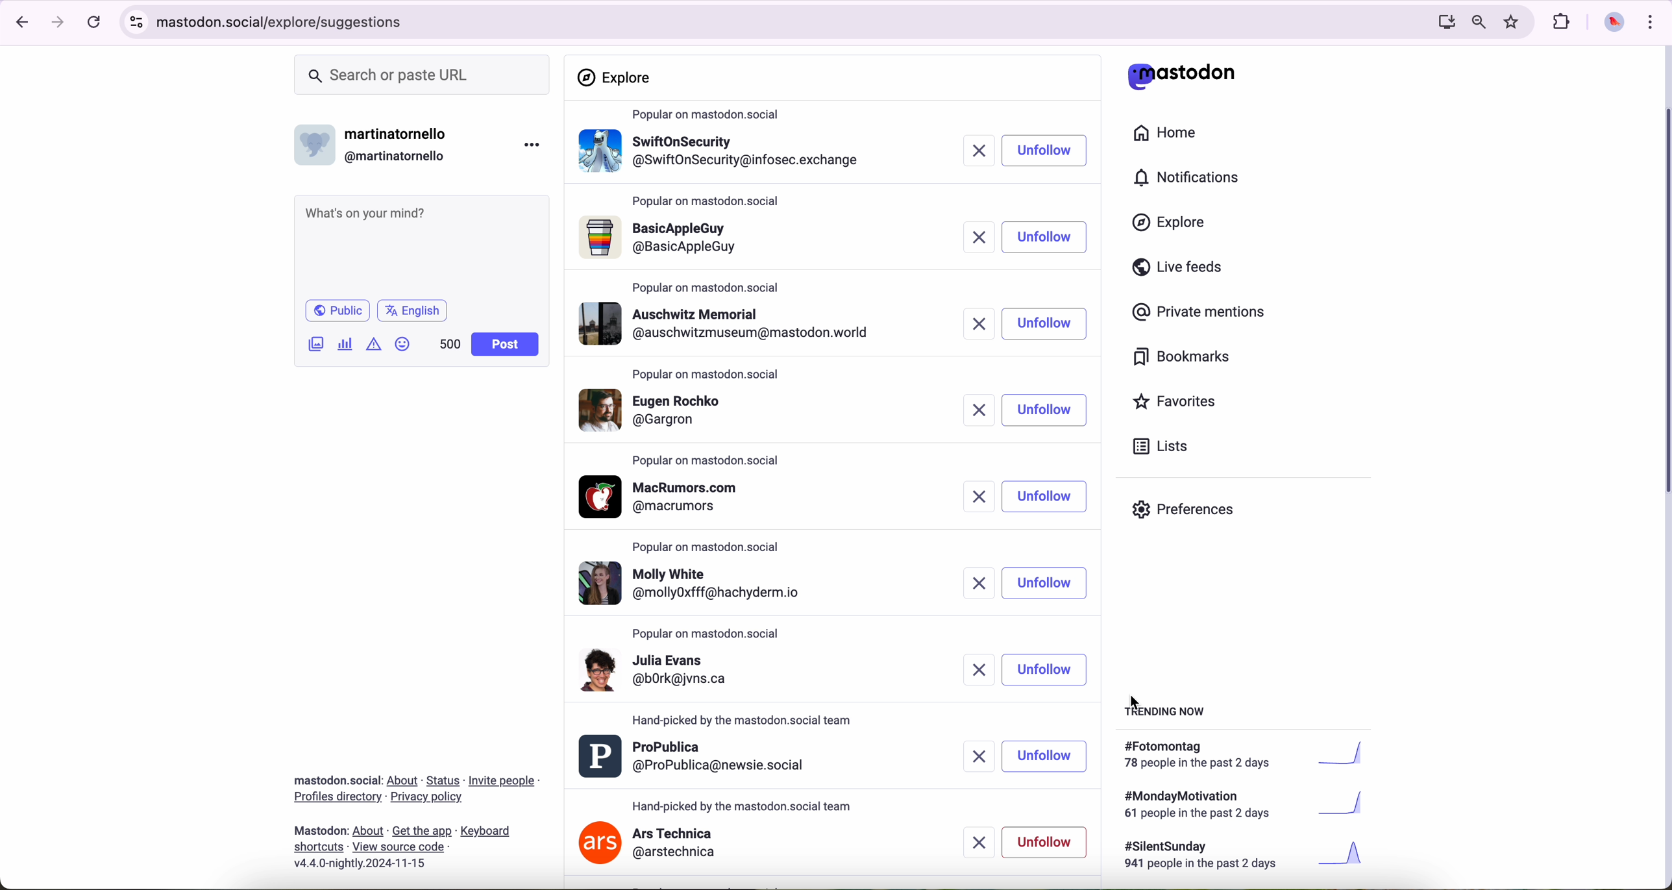 Image resolution: width=1672 pixels, height=890 pixels. What do you see at coordinates (1043, 238) in the screenshot?
I see `follow` at bounding box center [1043, 238].